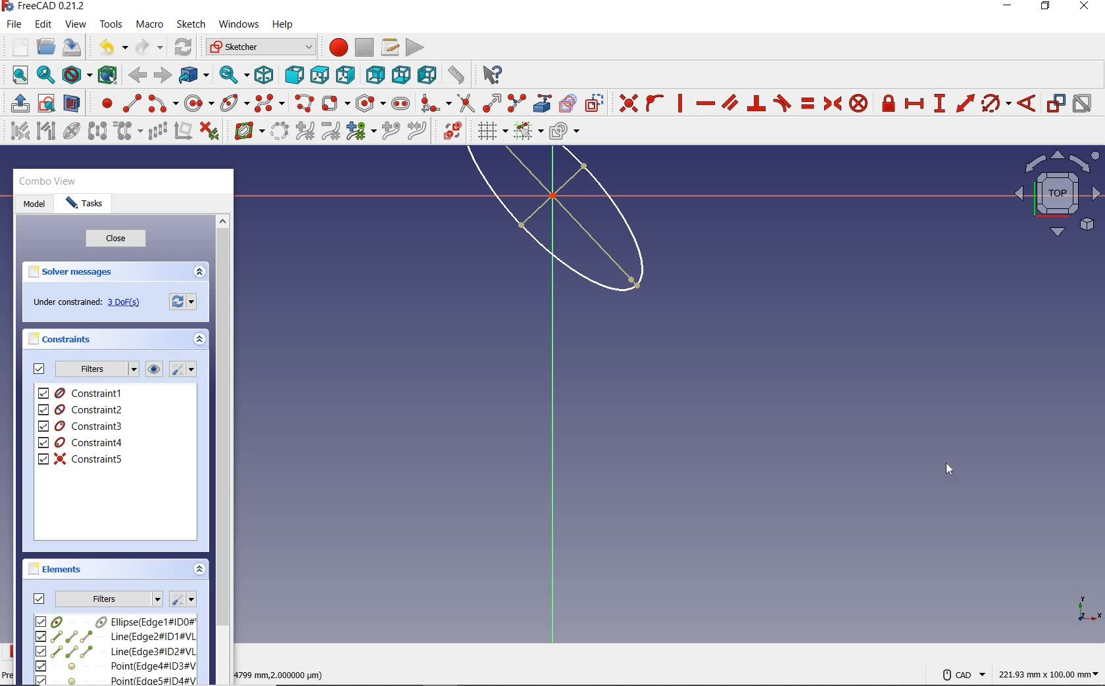 The width and height of the screenshot is (1105, 686). What do you see at coordinates (98, 130) in the screenshot?
I see `symmetry` at bounding box center [98, 130].